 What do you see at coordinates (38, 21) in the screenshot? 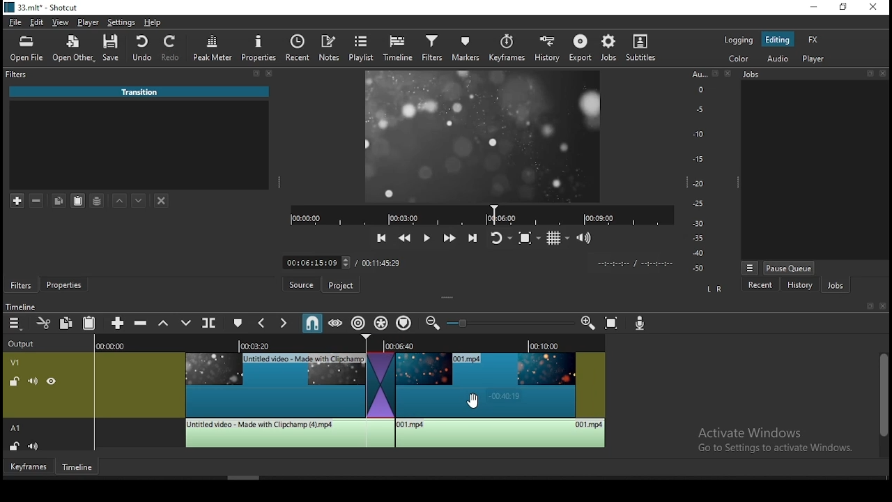
I see `edit` at bounding box center [38, 21].